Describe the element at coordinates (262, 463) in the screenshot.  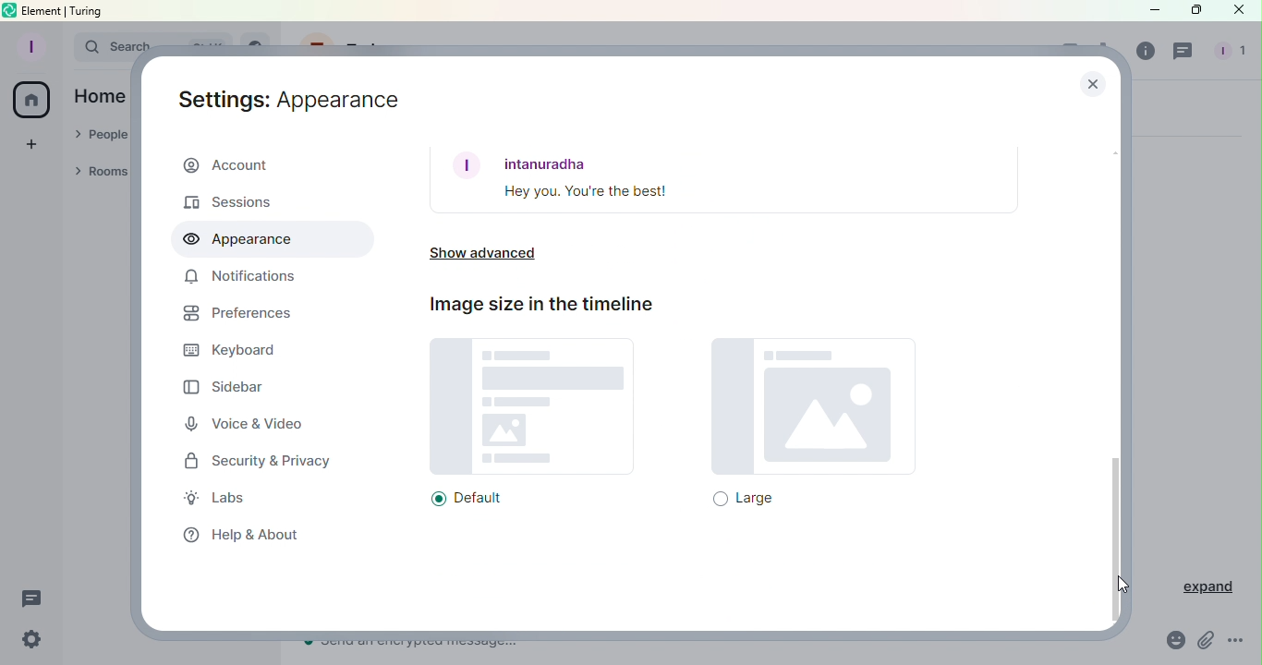
I see `Security and privacy` at that location.